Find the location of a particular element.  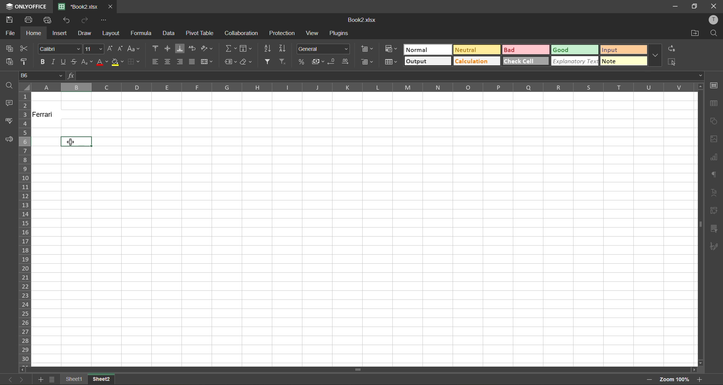

images is located at coordinates (712, 139).